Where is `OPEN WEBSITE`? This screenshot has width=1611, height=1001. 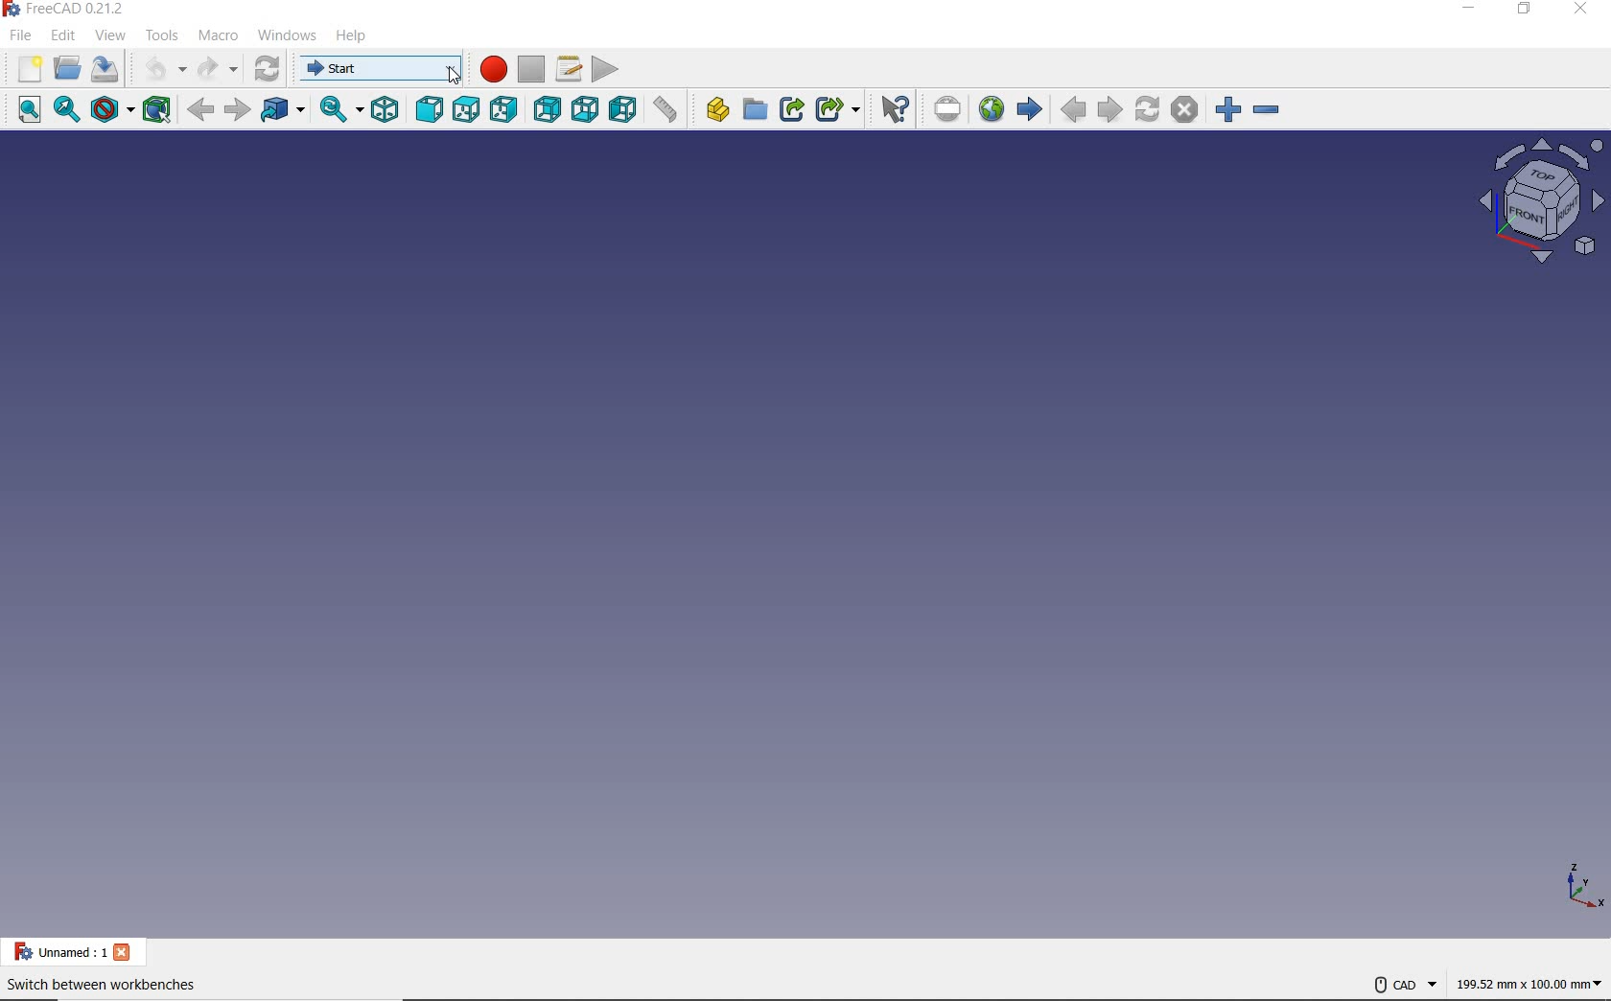
OPEN WEBSITE is located at coordinates (991, 108).